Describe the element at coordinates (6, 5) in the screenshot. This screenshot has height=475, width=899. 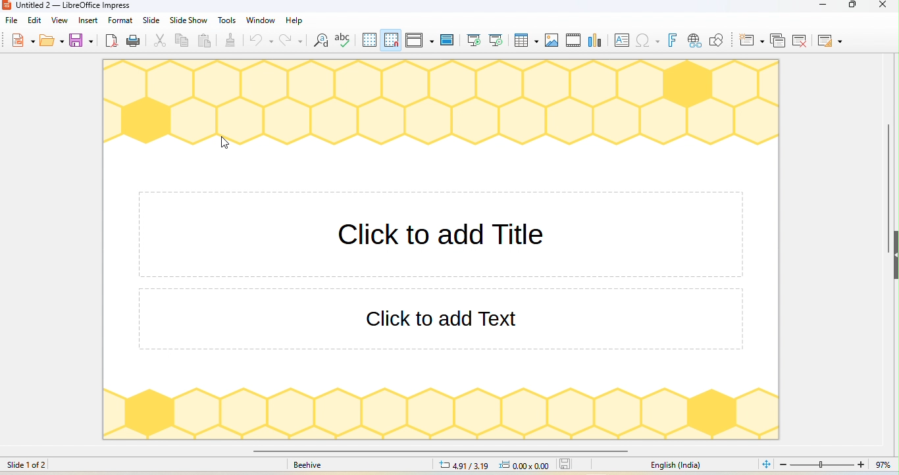
I see `Libreoffice Logo` at that location.